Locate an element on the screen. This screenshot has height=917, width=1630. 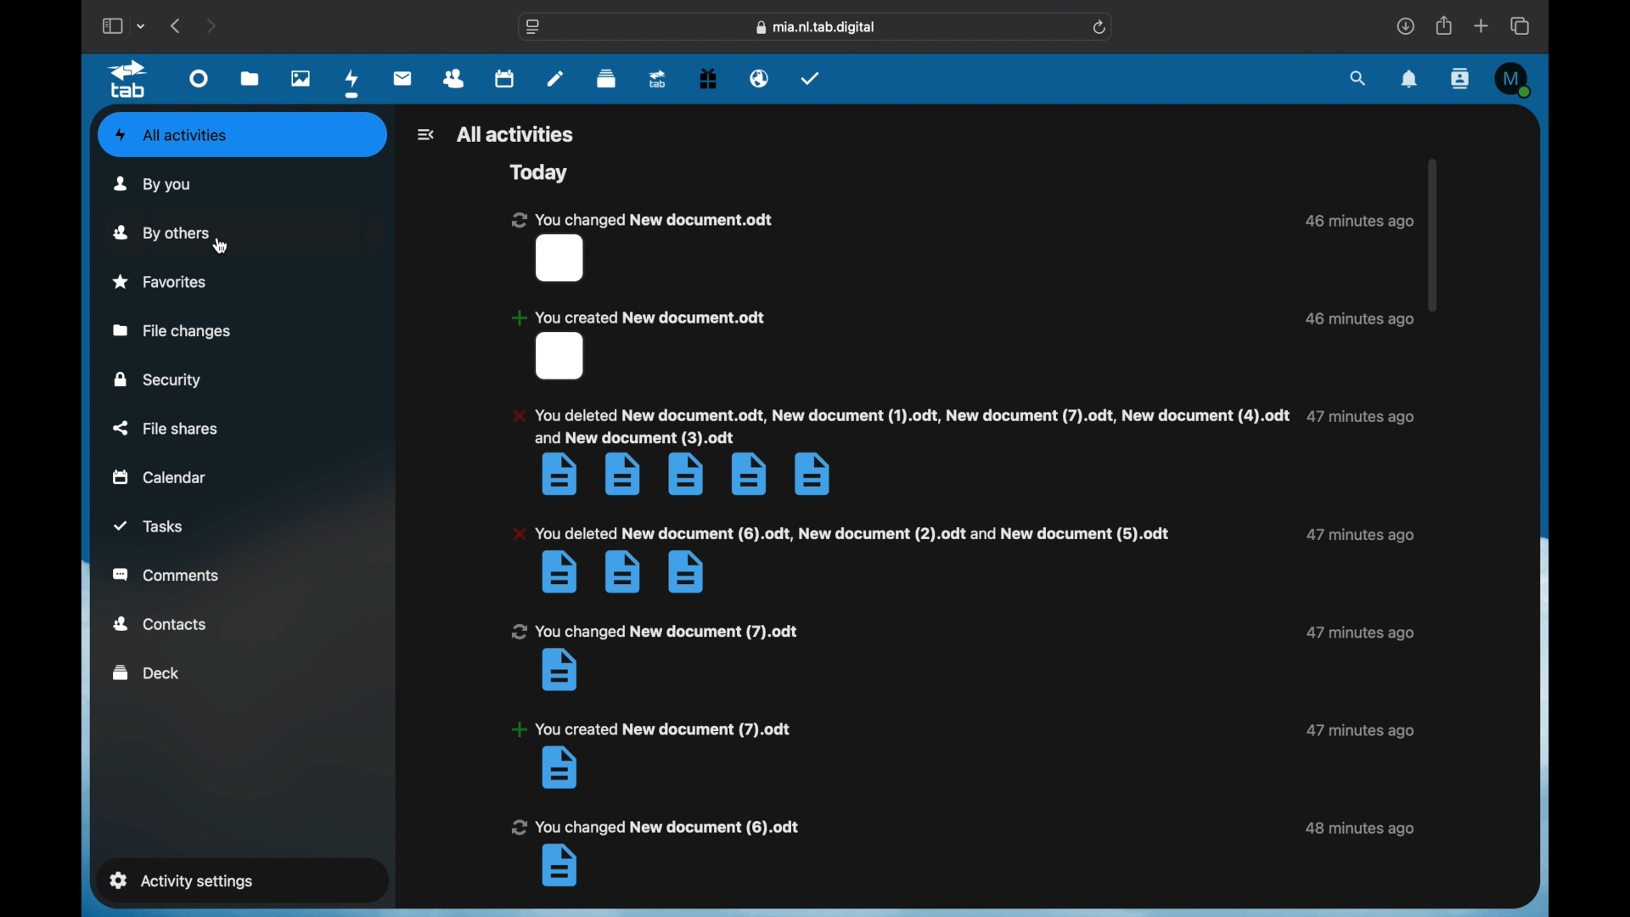
tab is located at coordinates (659, 79).